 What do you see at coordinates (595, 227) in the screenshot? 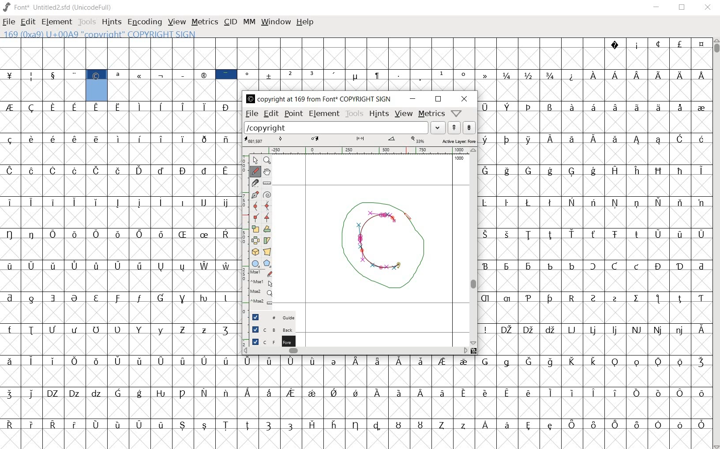
I see `glyph characters` at bounding box center [595, 227].